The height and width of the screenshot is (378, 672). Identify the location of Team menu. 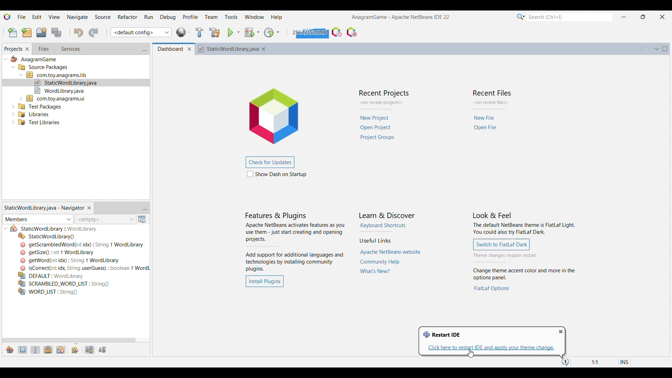
(211, 17).